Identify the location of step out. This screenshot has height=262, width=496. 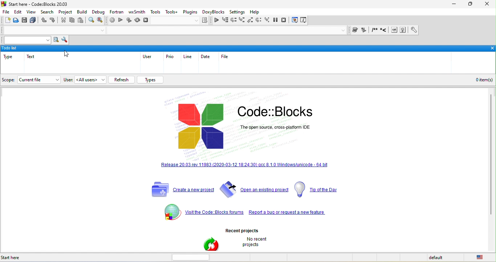
(251, 21).